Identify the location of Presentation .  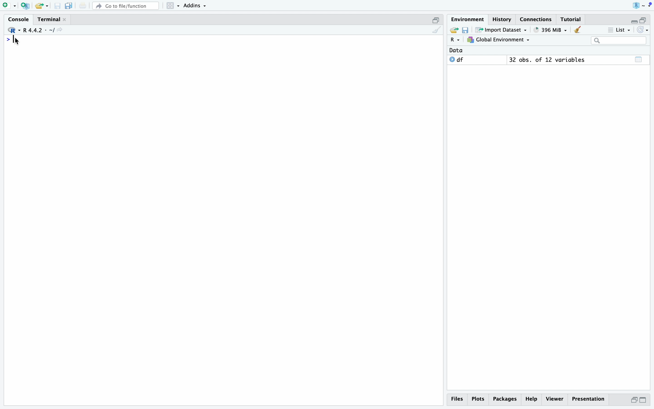
(589, 399).